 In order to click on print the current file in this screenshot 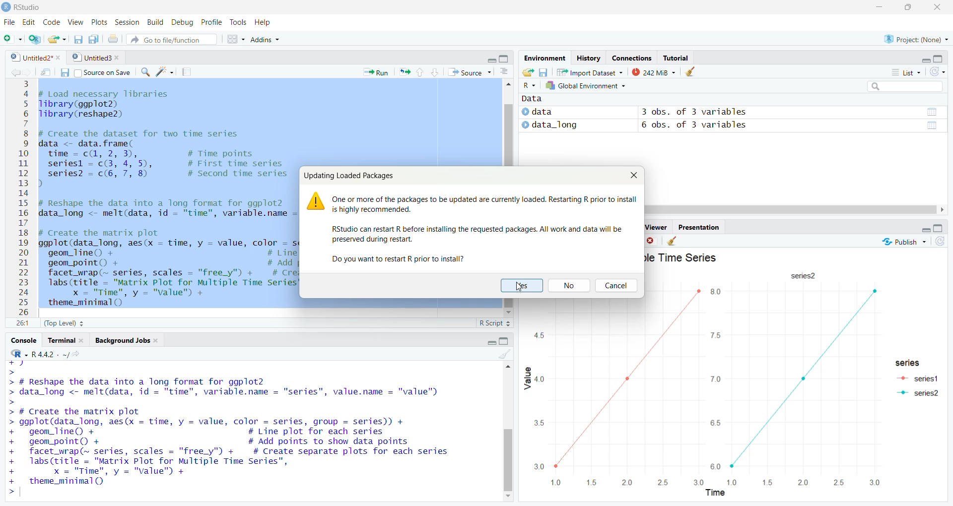, I will do `click(112, 39)`.